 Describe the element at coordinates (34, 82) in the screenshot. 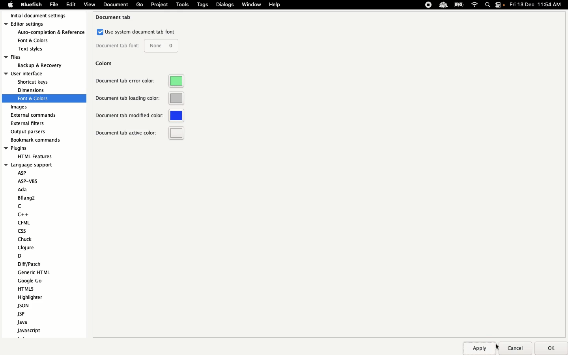

I see `shortcut keys` at that location.